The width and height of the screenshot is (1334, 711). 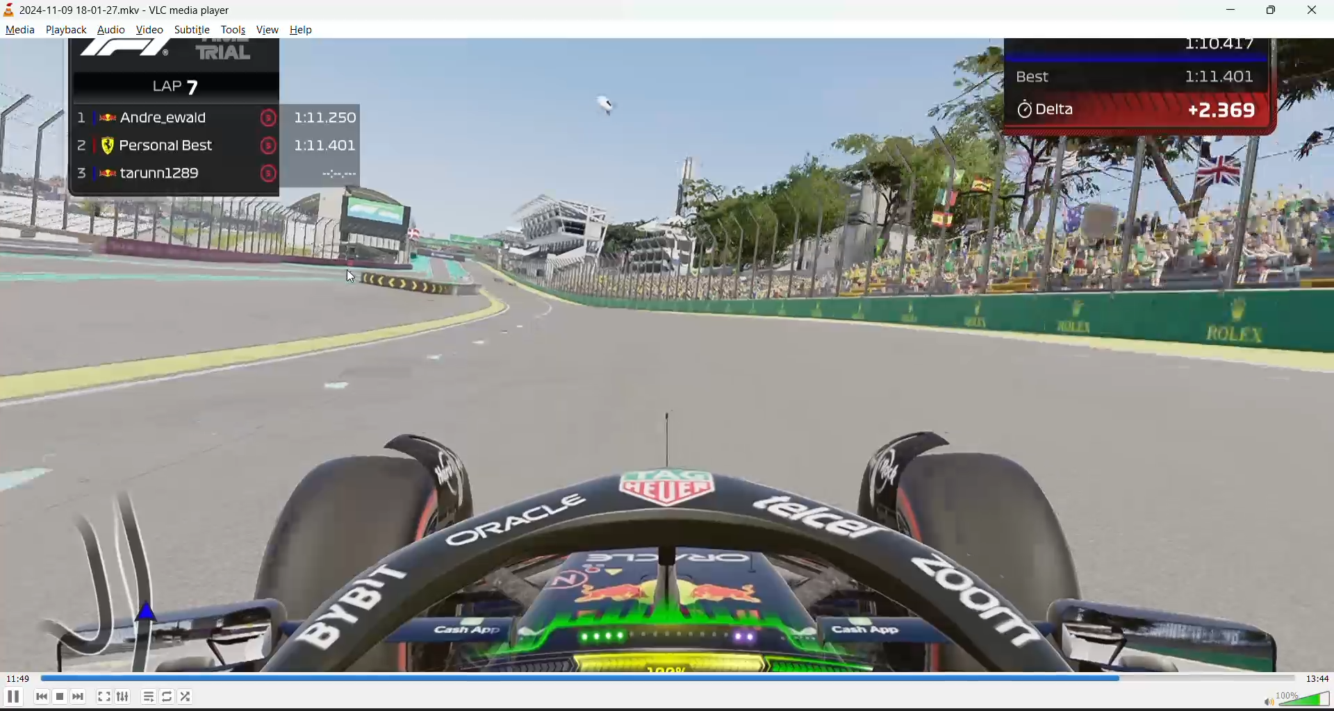 What do you see at coordinates (192, 31) in the screenshot?
I see `subtitle` at bounding box center [192, 31].